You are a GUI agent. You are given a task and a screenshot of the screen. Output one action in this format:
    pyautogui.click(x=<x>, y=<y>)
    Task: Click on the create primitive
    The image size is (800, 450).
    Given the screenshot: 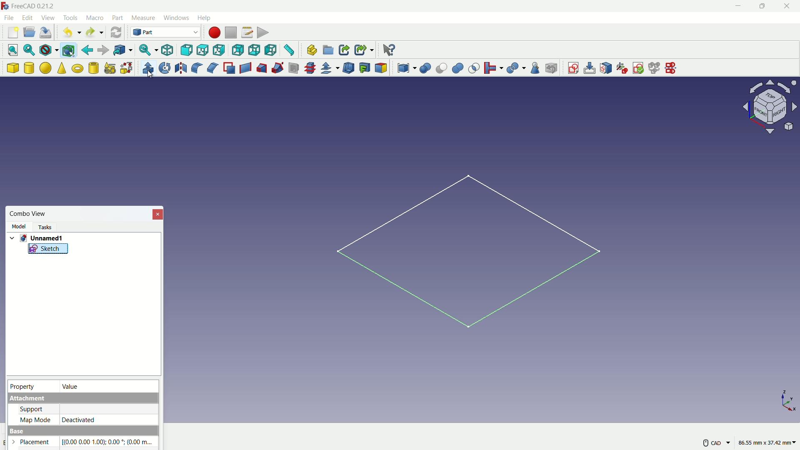 What is the action you would take?
    pyautogui.click(x=110, y=68)
    